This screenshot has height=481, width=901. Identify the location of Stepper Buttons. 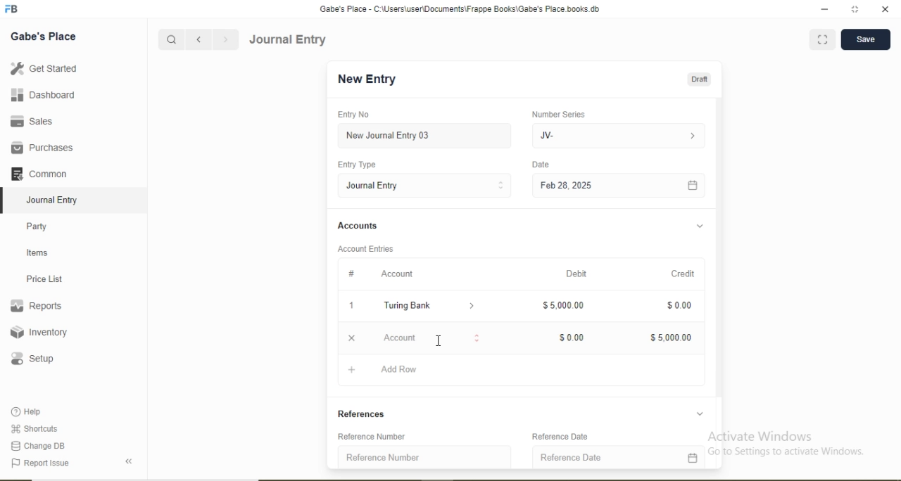
(477, 338).